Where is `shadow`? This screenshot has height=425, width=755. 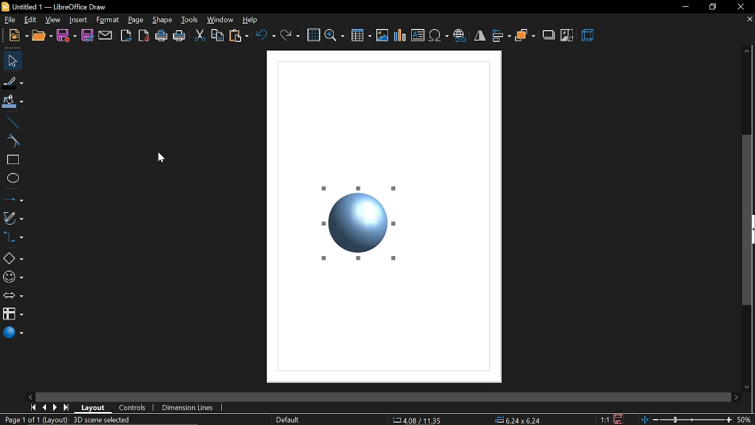
shadow is located at coordinates (549, 36).